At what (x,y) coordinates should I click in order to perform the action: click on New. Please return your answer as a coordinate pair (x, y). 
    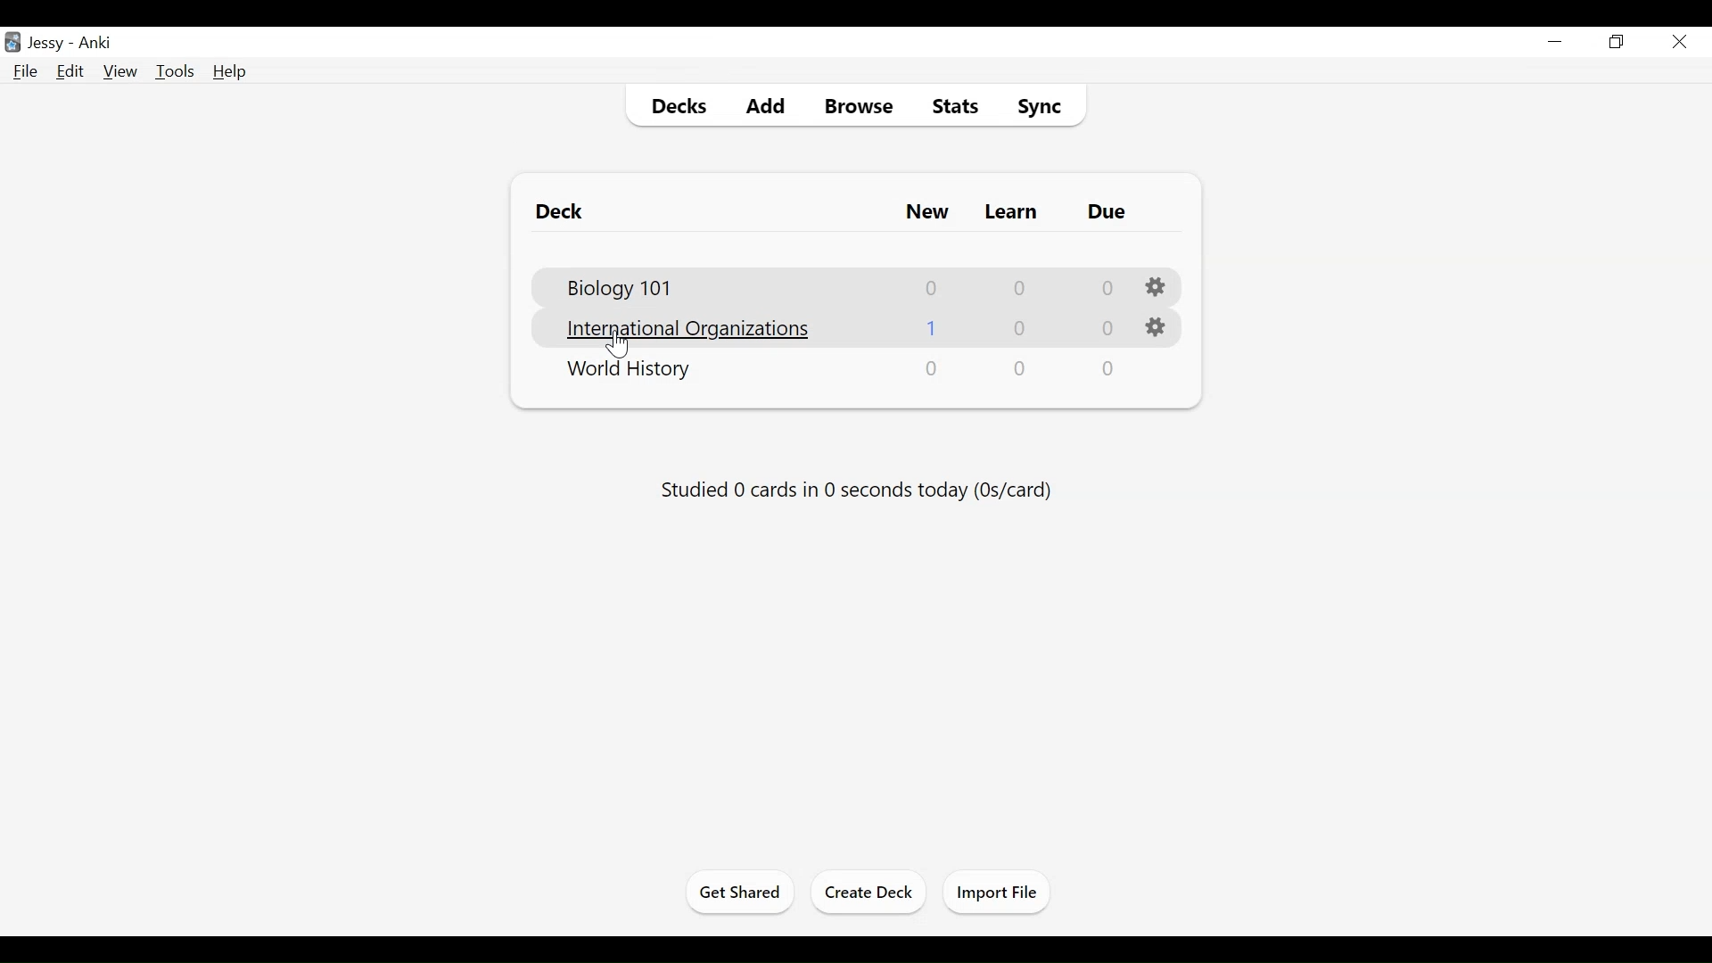
    Looking at the image, I should click on (927, 210).